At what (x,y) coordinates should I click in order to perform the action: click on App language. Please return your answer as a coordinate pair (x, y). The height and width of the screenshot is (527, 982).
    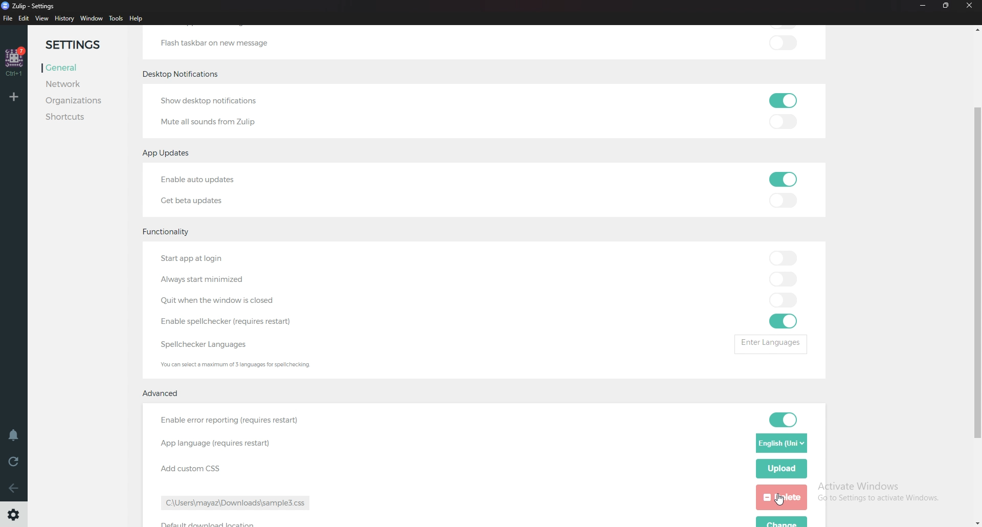
    Looking at the image, I should click on (216, 443).